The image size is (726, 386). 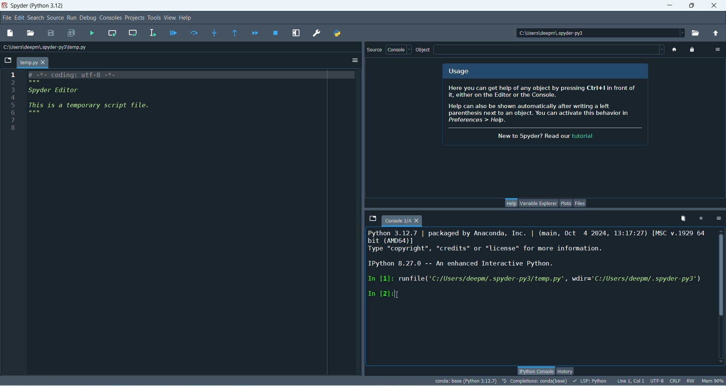 What do you see at coordinates (255, 33) in the screenshot?
I see `continue execution until next breakpoint` at bounding box center [255, 33].